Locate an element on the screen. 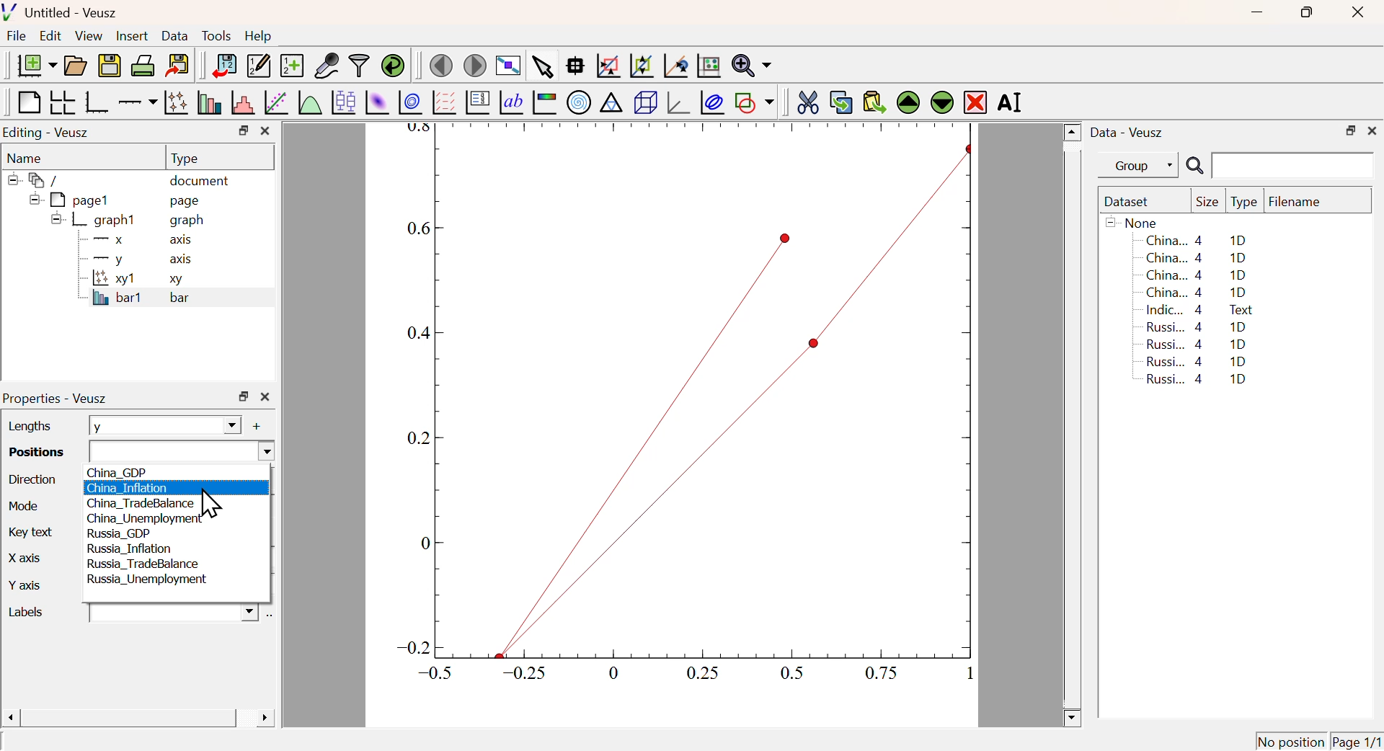 The image size is (1384, 751). Read Data points on graph is located at coordinates (575, 65).